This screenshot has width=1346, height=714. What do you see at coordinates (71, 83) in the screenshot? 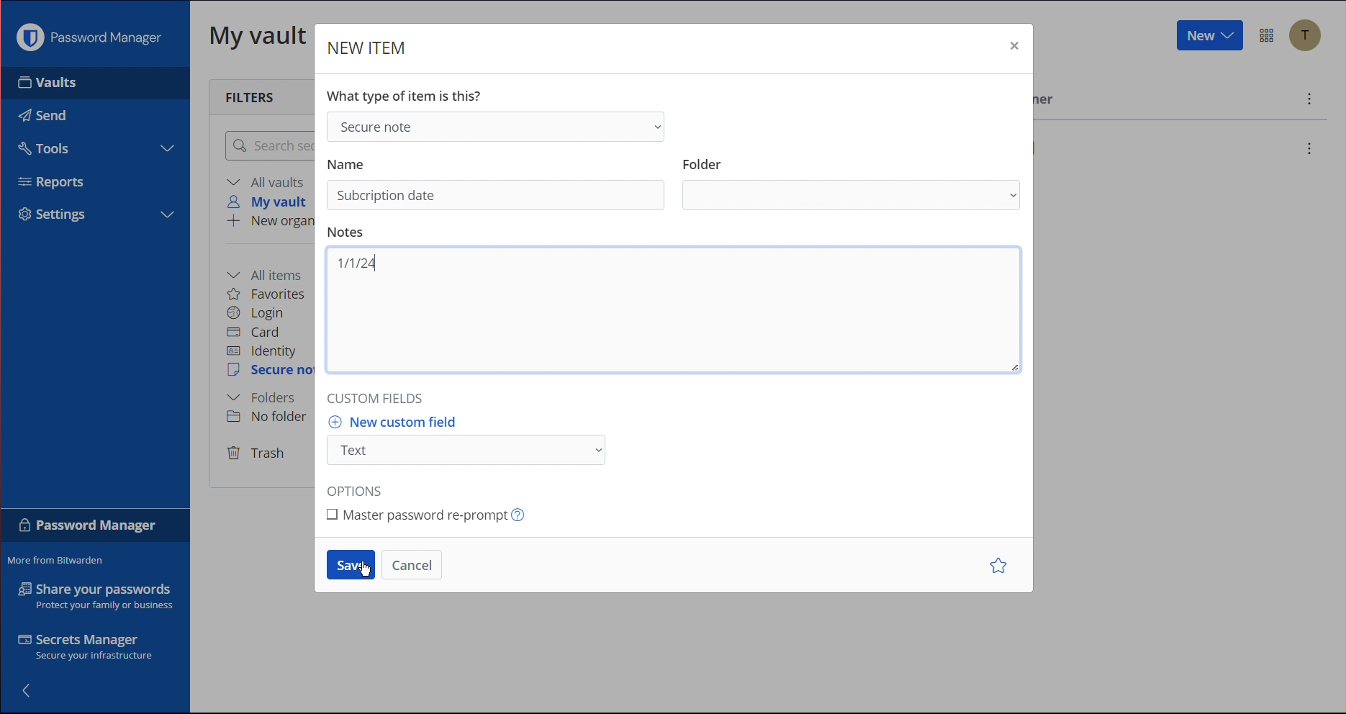
I see `Vaults` at bounding box center [71, 83].